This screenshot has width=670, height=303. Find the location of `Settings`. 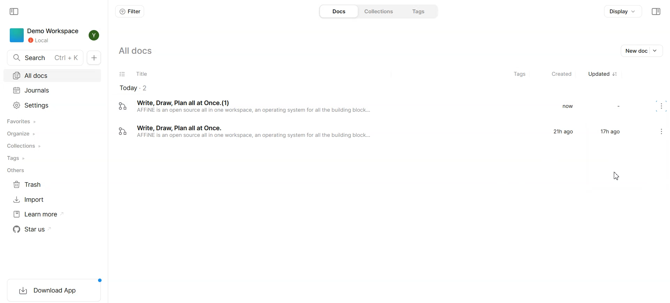

Settings is located at coordinates (663, 107).